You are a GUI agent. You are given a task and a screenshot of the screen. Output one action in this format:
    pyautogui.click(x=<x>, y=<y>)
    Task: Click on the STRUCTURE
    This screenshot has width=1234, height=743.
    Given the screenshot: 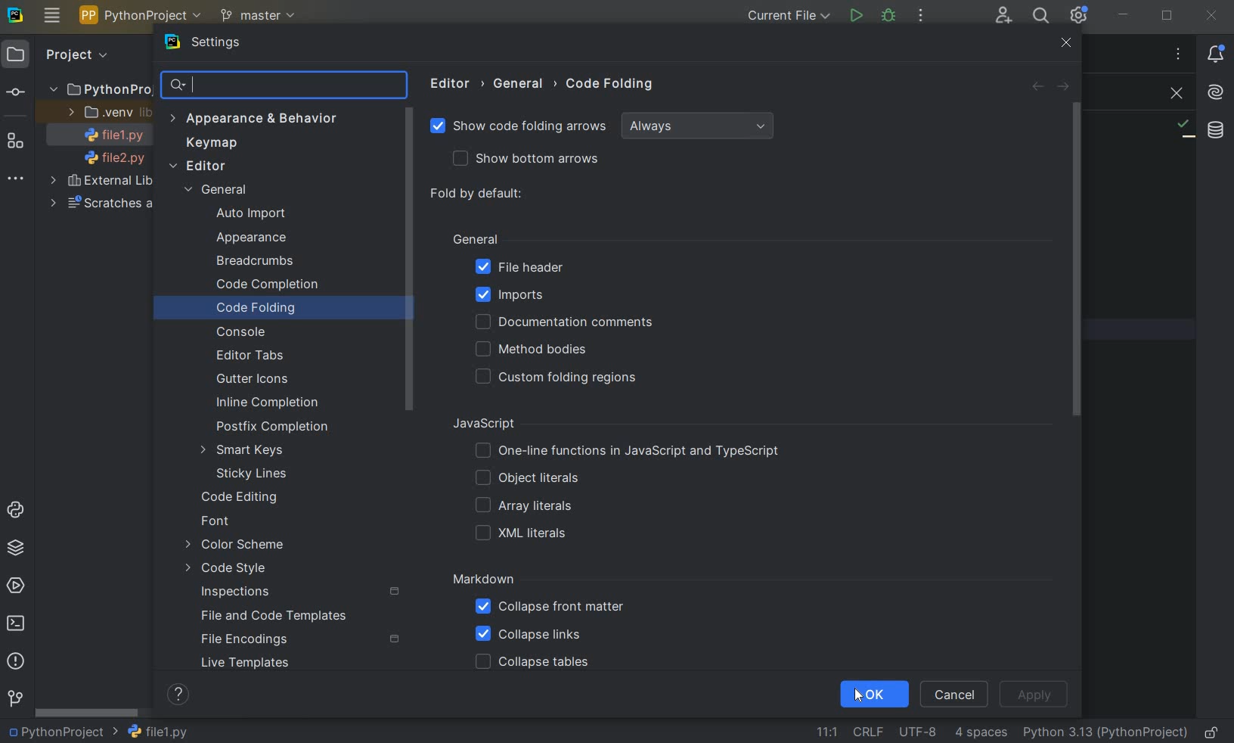 What is the action you would take?
    pyautogui.click(x=17, y=142)
    